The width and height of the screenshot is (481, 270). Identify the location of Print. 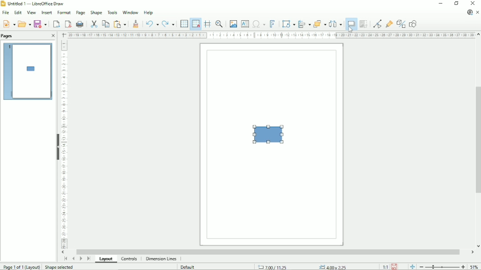
(80, 25).